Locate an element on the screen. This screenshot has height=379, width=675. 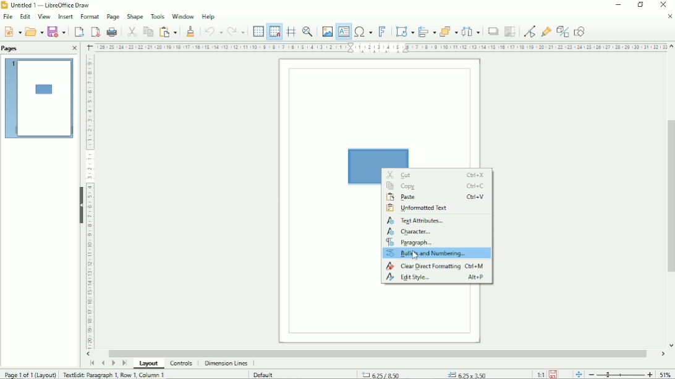
Vertical scrollbar is located at coordinates (669, 196).